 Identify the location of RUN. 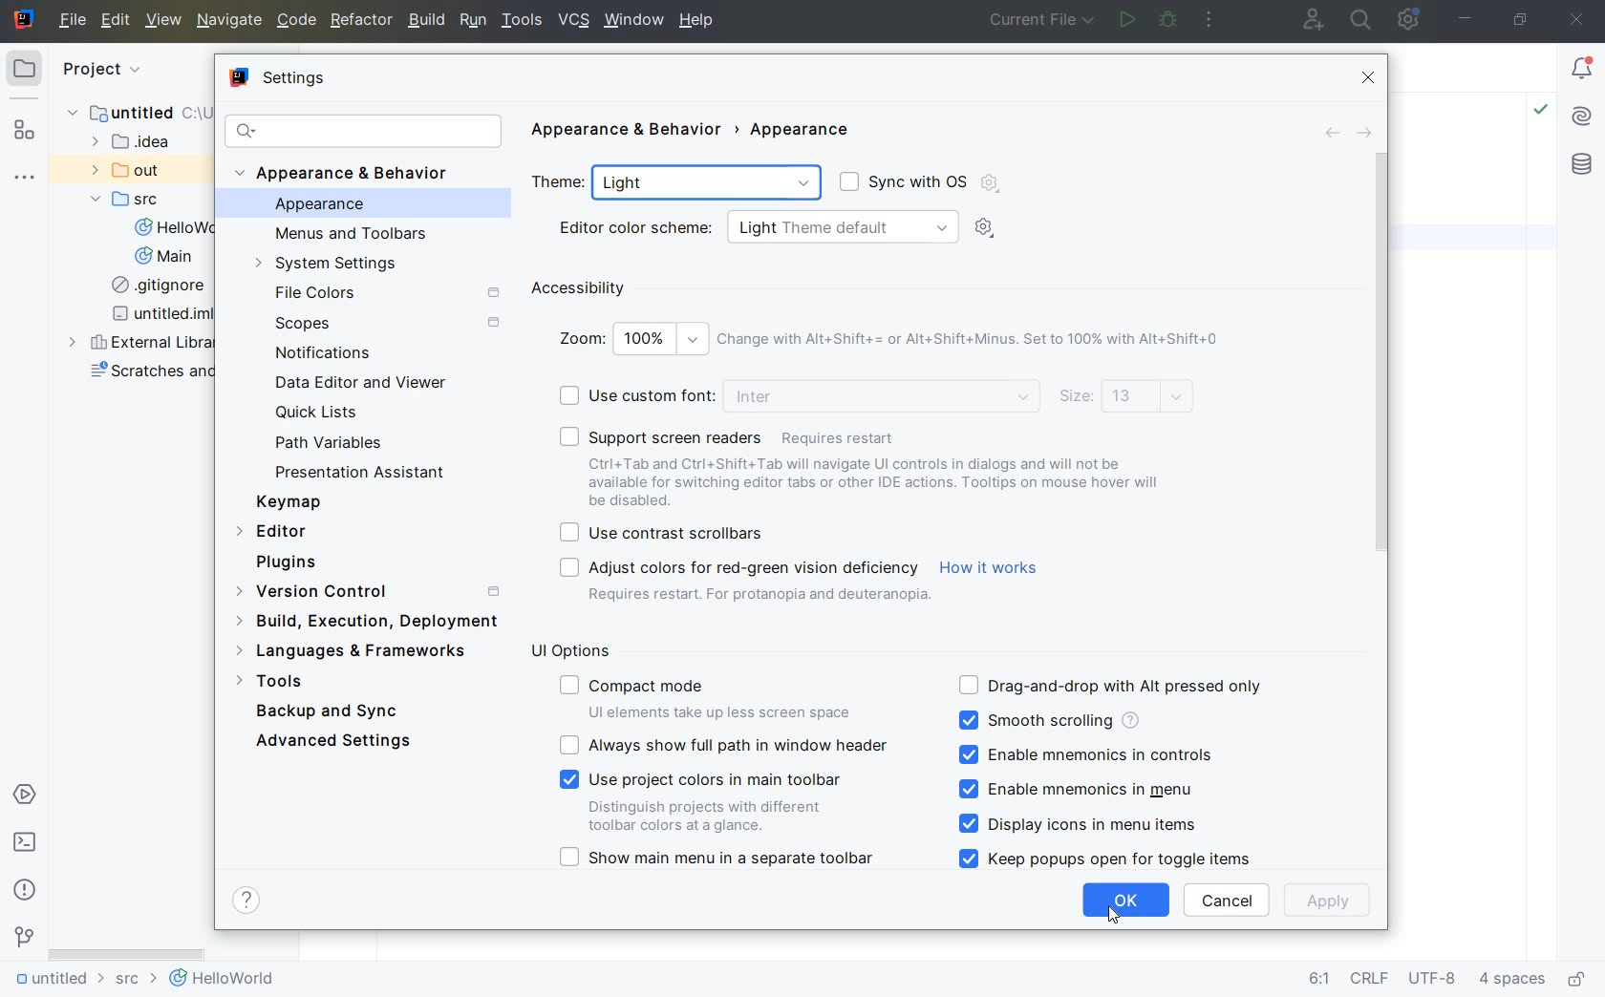
(470, 20).